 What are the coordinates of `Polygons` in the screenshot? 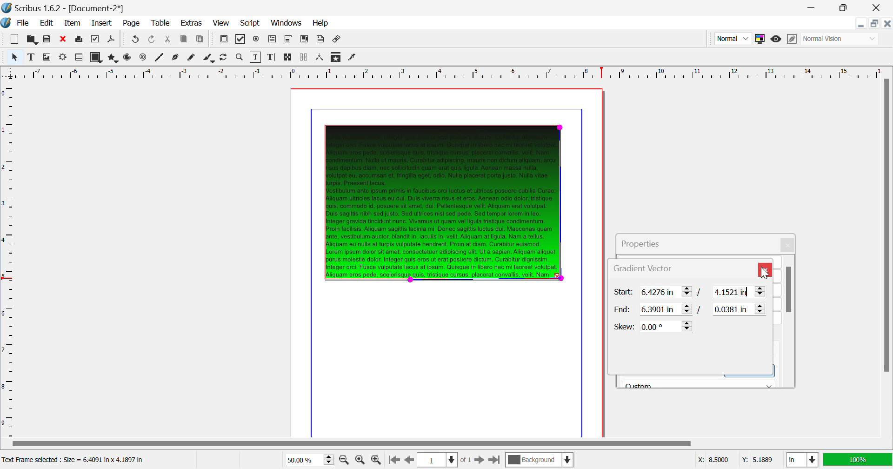 It's located at (112, 58).